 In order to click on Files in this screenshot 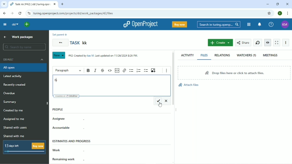, I will do `click(204, 55)`.